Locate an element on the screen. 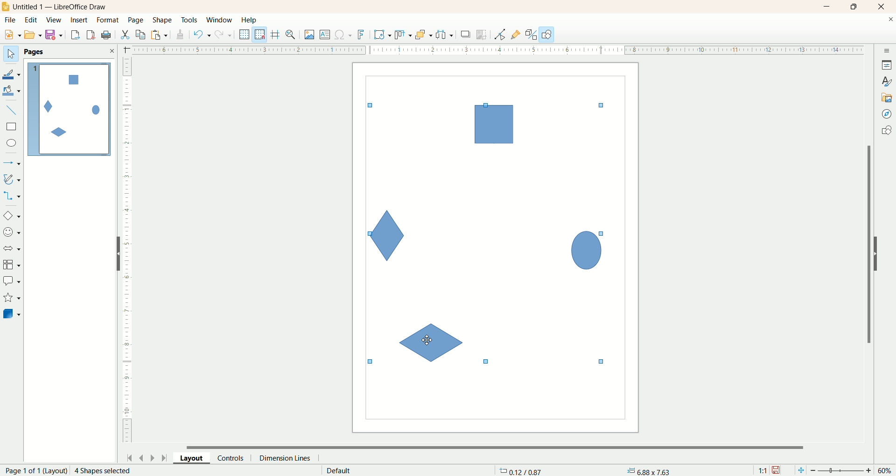 Image resolution: width=896 pixels, height=476 pixels. page number is located at coordinates (34, 470).